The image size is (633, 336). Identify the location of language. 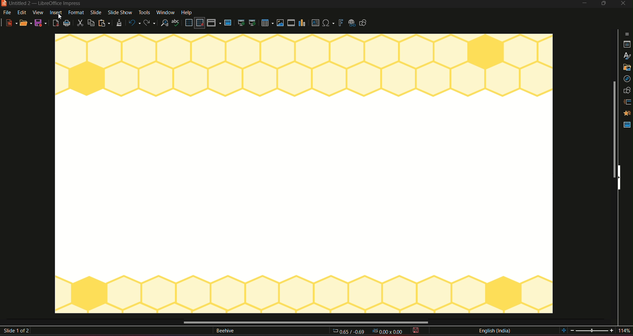
(494, 331).